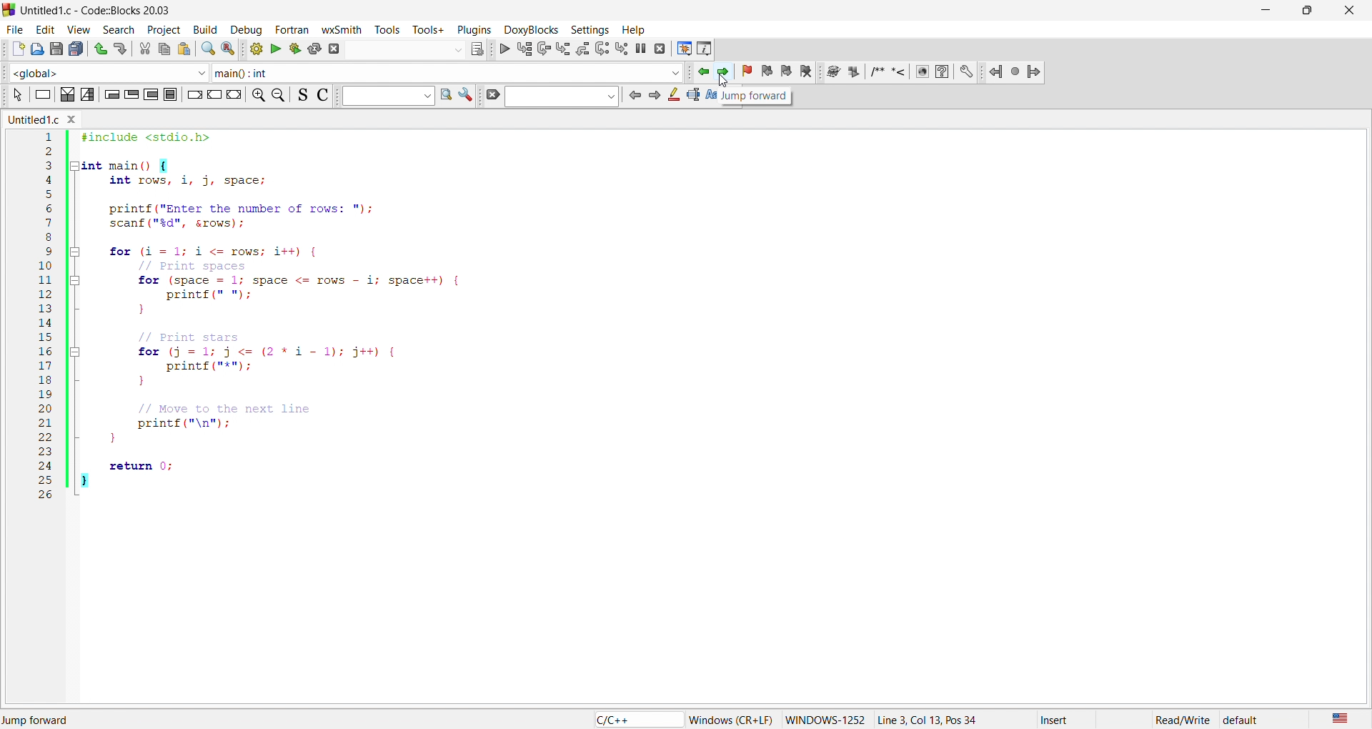  Describe the element at coordinates (204, 28) in the screenshot. I see `build` at that location.